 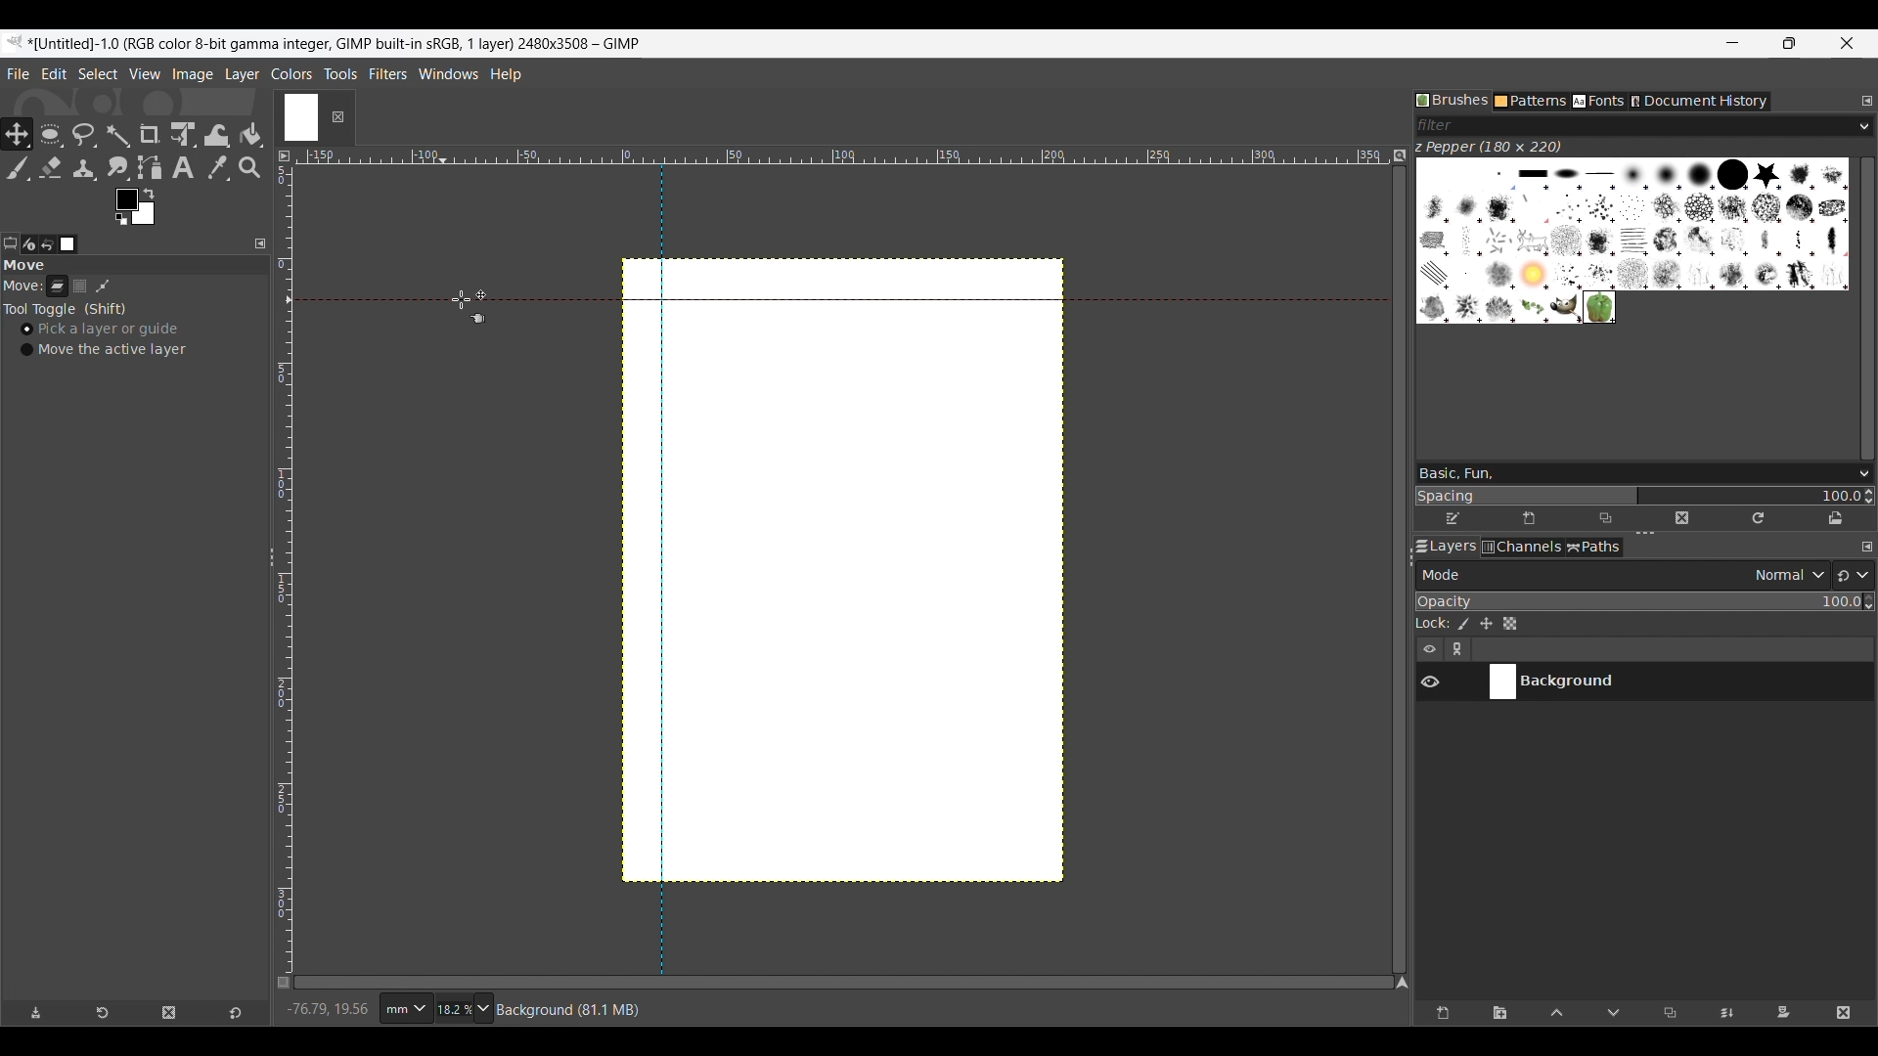 What do you see at coordinates (182, 134) in the screenshot?
I see `Unified transform tool` at bounding box center [182, 134].